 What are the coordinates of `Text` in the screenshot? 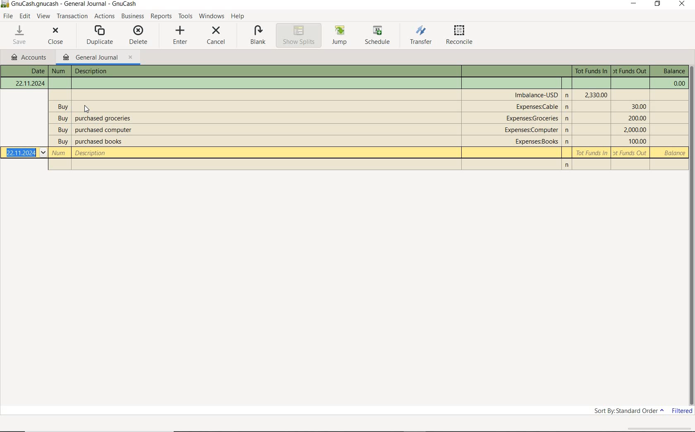 It's located at (26, 71).